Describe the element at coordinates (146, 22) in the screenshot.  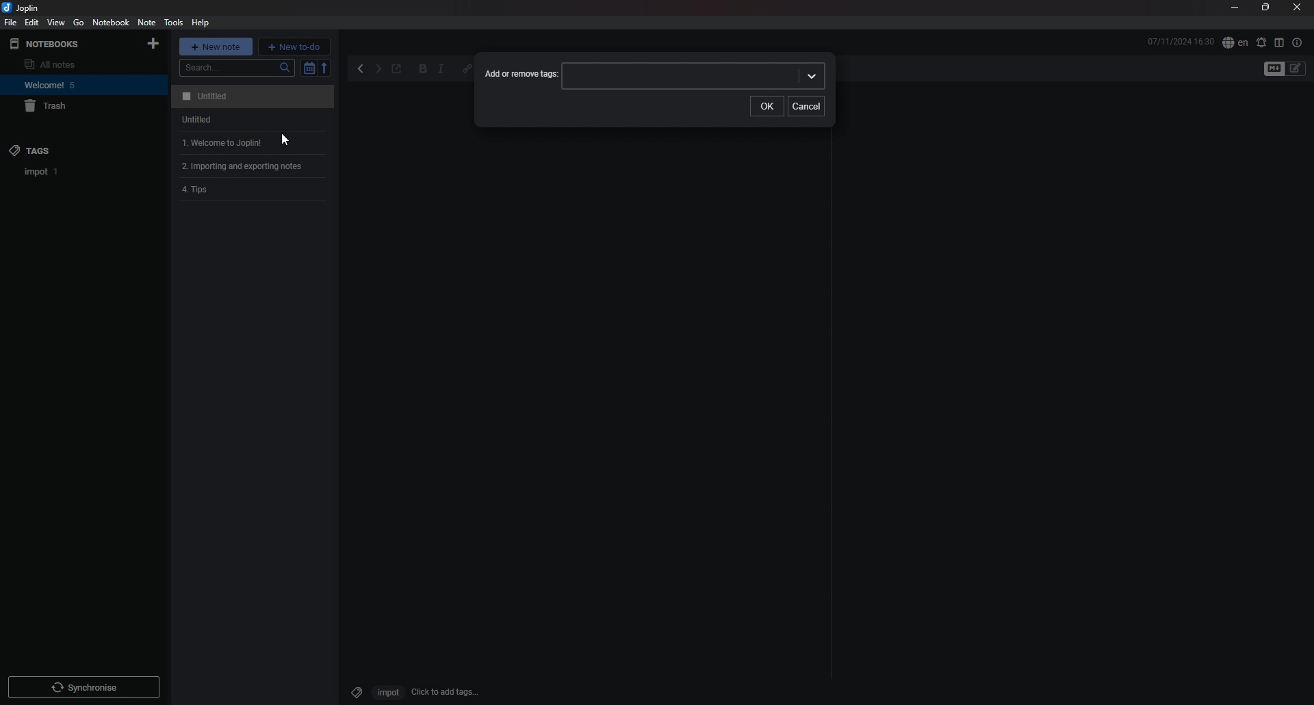
I see `note` at that location.